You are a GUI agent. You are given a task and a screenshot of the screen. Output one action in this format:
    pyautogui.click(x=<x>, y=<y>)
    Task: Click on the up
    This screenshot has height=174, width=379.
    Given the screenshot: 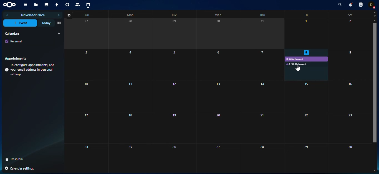 What is the action you would take?
    pyautogui.click(x=374, y=21)
    